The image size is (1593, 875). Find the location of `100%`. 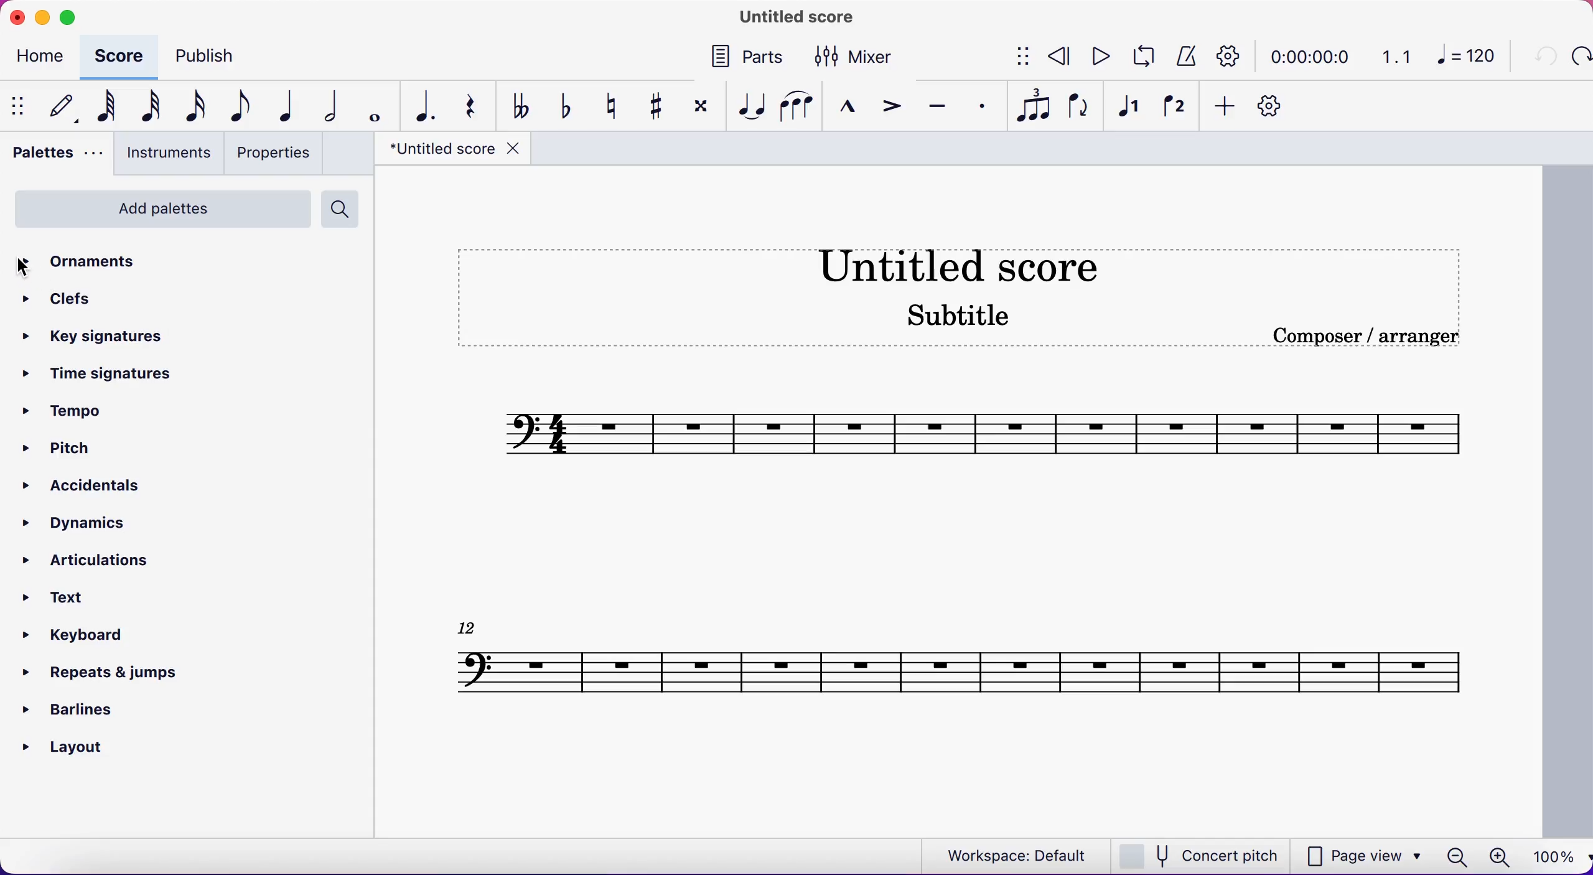

100% is located at coordinates (1555, 858).